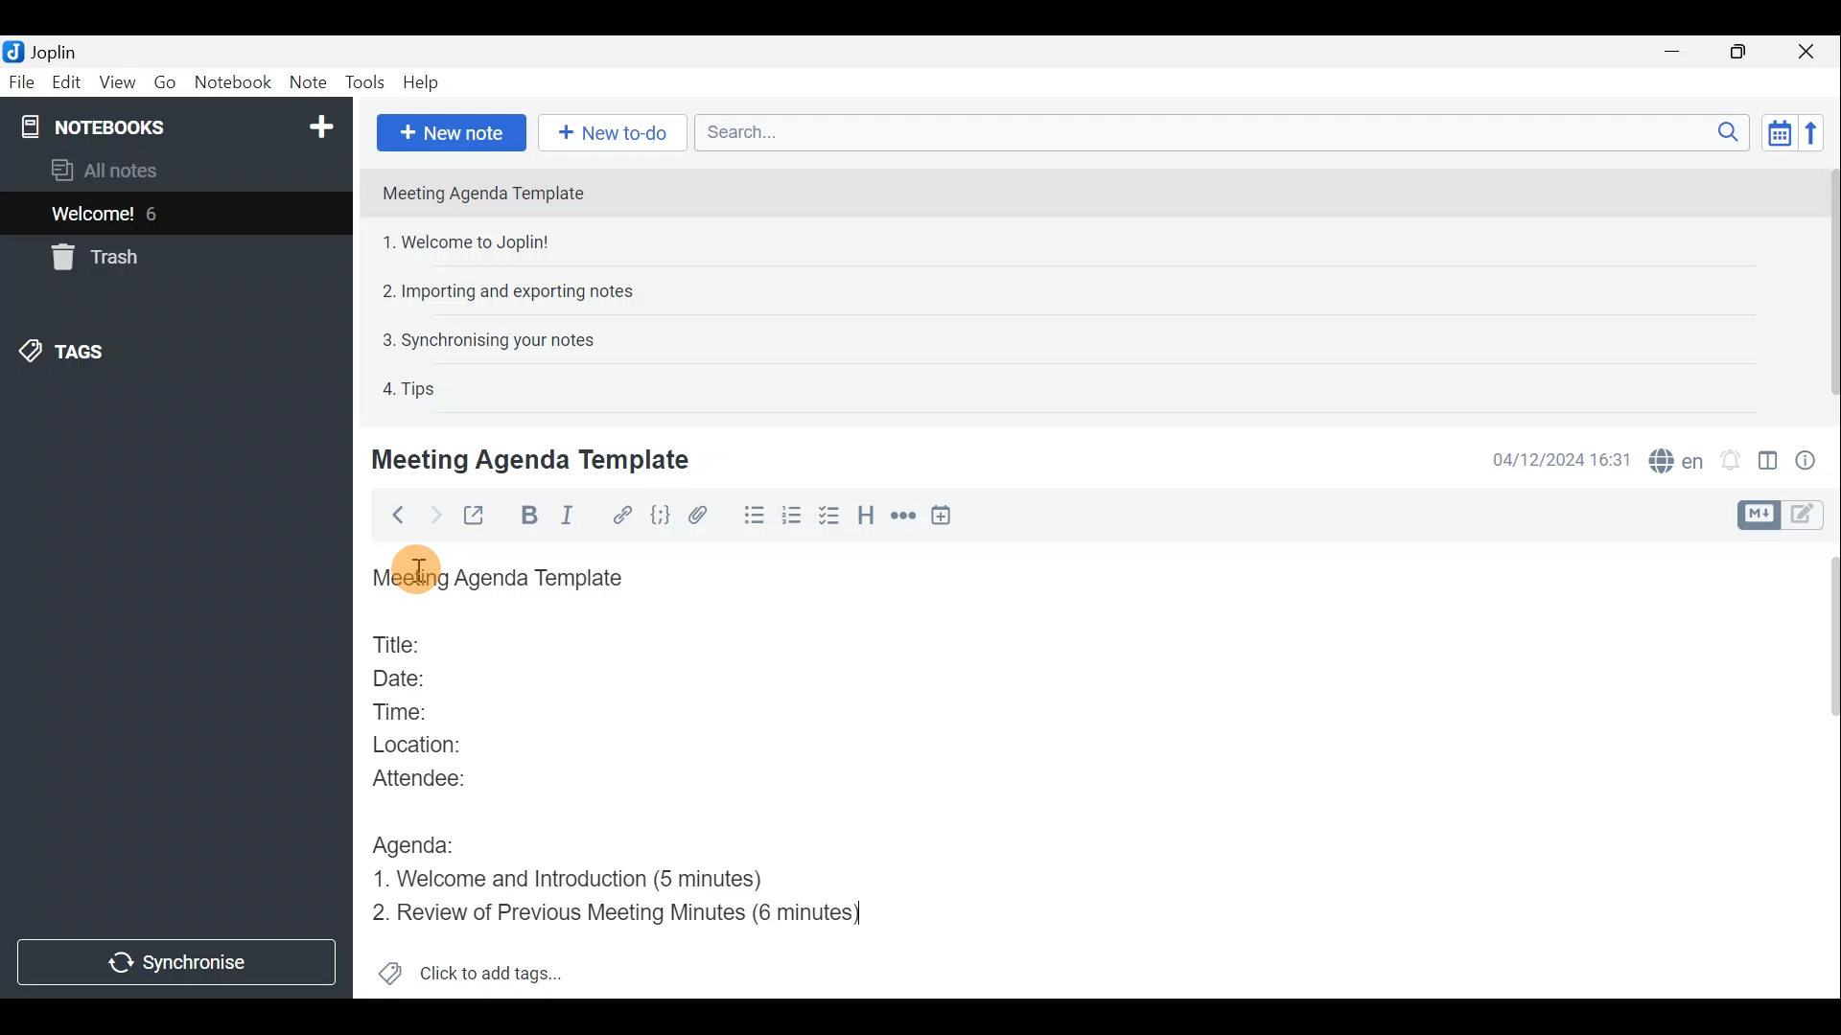 The image size is (1841, 1035). Describe the element at coordinates (432, 515) in the screenshot. I see `Forward` at that location.